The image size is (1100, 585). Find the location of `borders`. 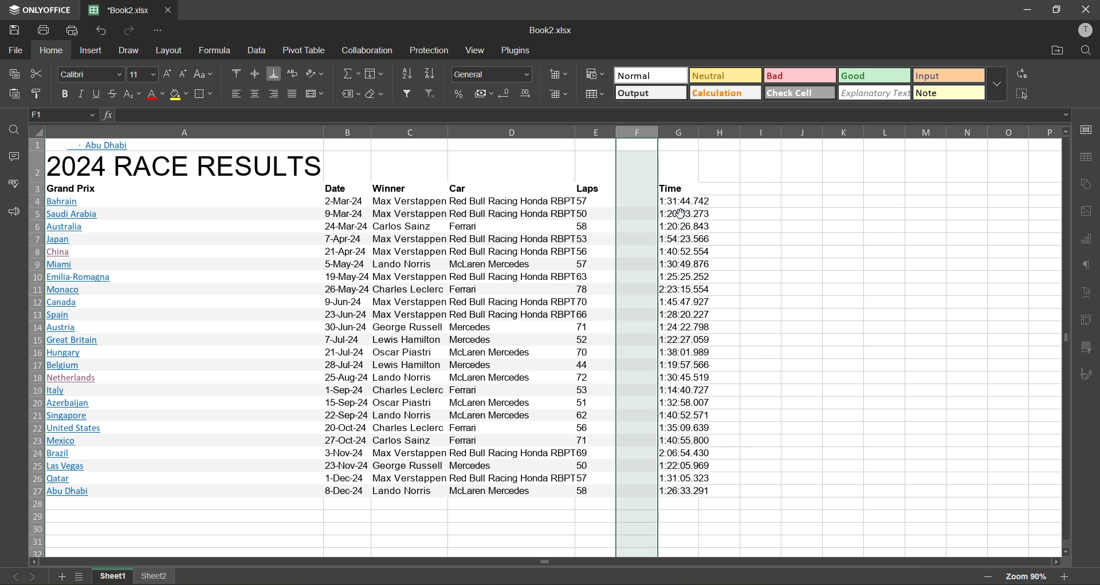

borders is located at coordinates (206, 94).